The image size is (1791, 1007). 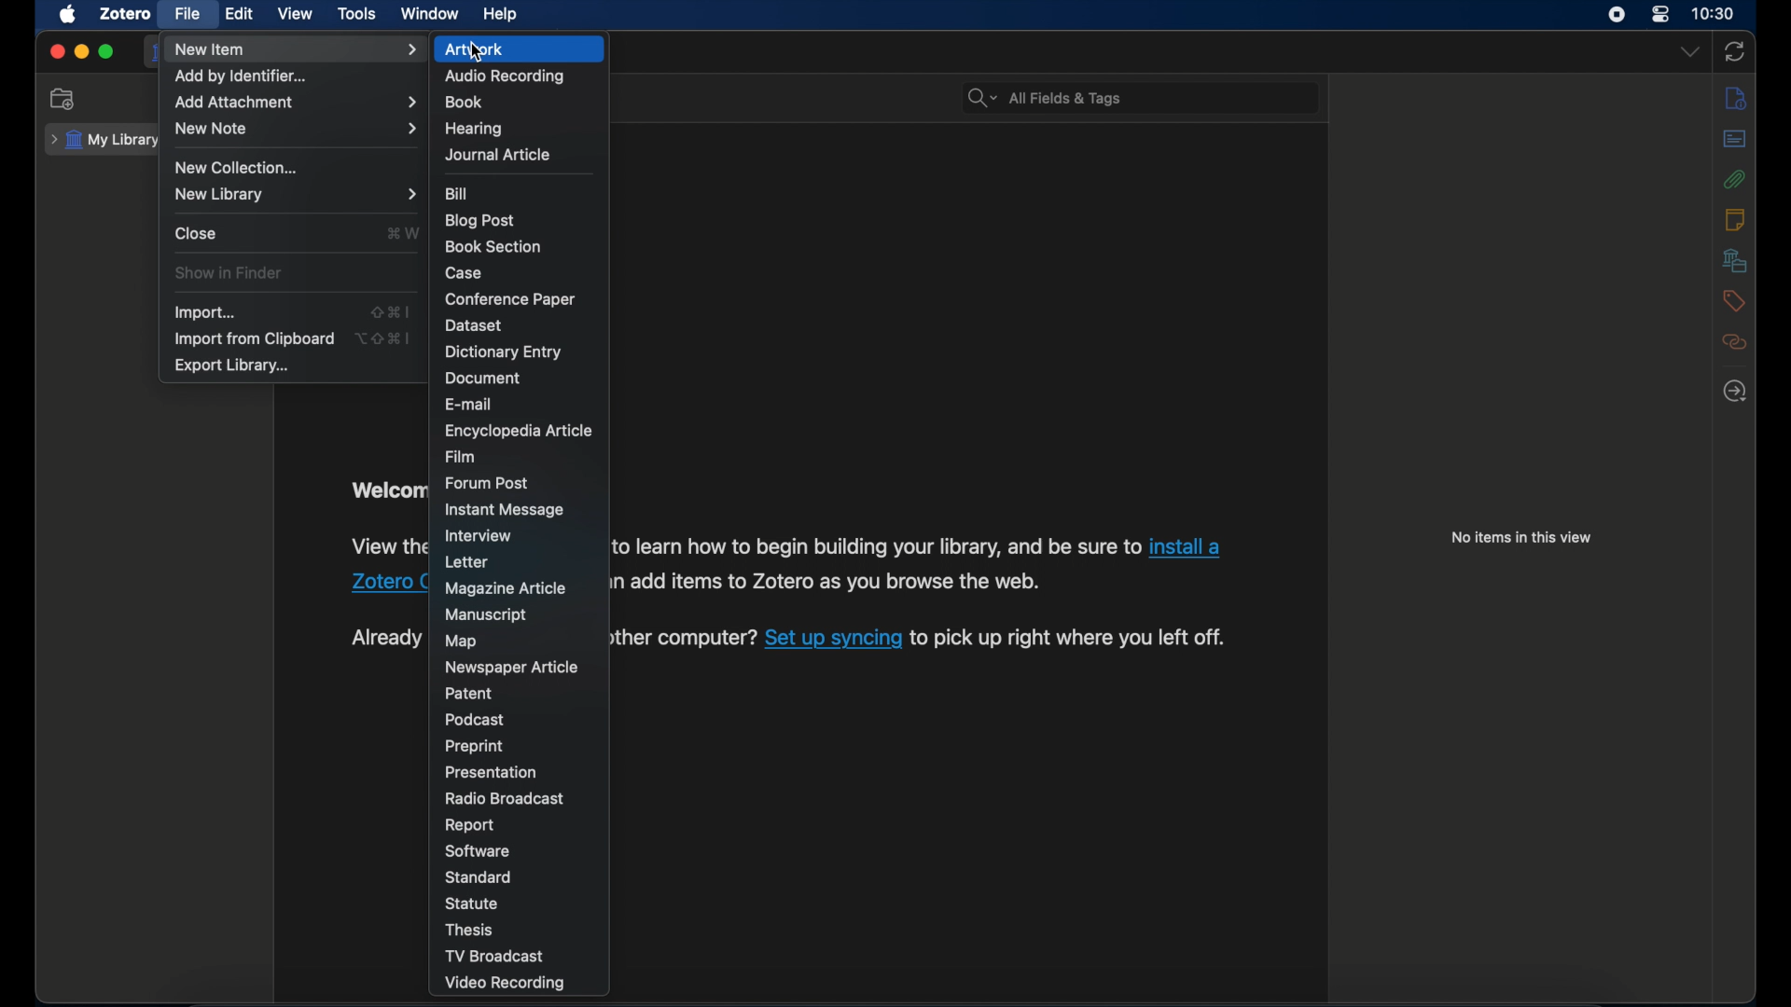 What do you see at coordinates (230, 366) in the screenshot?
I see `export library` at bounding box center [230, 366].